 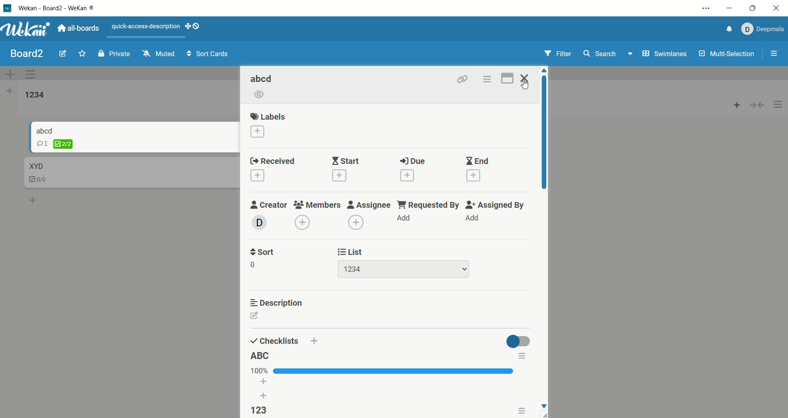 I want to click on logo, so click(x=8, y=8).